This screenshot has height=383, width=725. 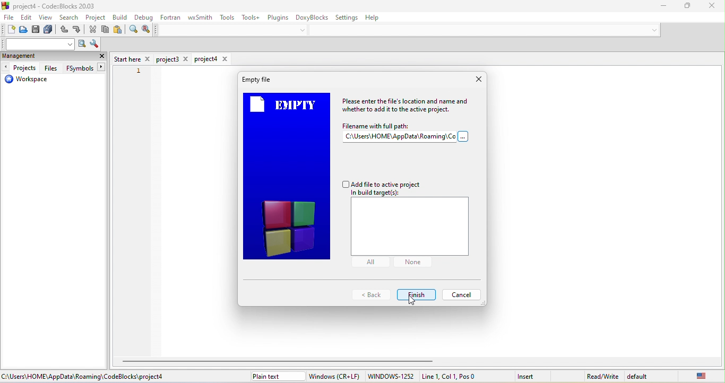 I want to click on Finish, so click(x=418, y=294).